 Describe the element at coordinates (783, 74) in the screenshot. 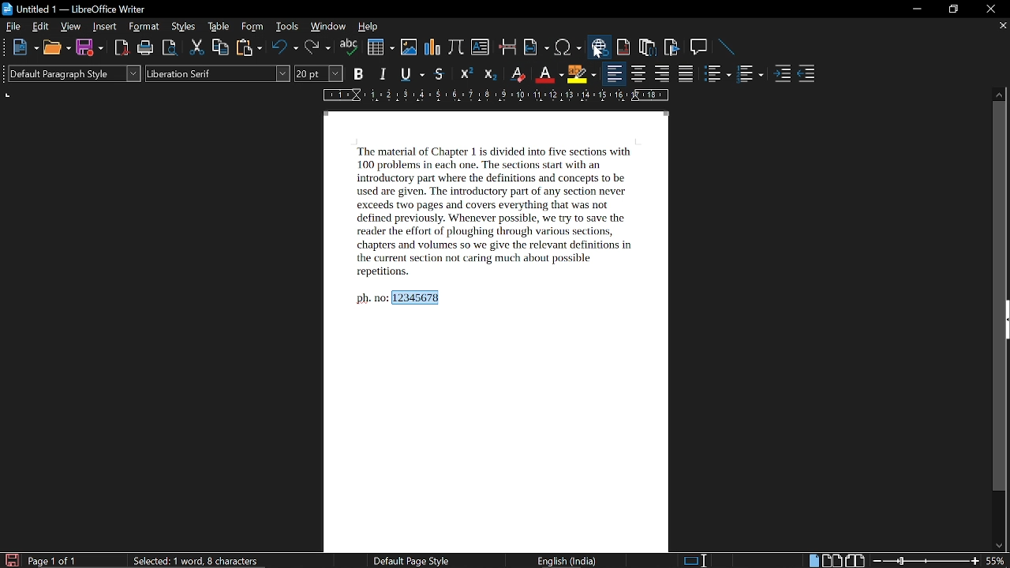

I see `increase indent` at that location.